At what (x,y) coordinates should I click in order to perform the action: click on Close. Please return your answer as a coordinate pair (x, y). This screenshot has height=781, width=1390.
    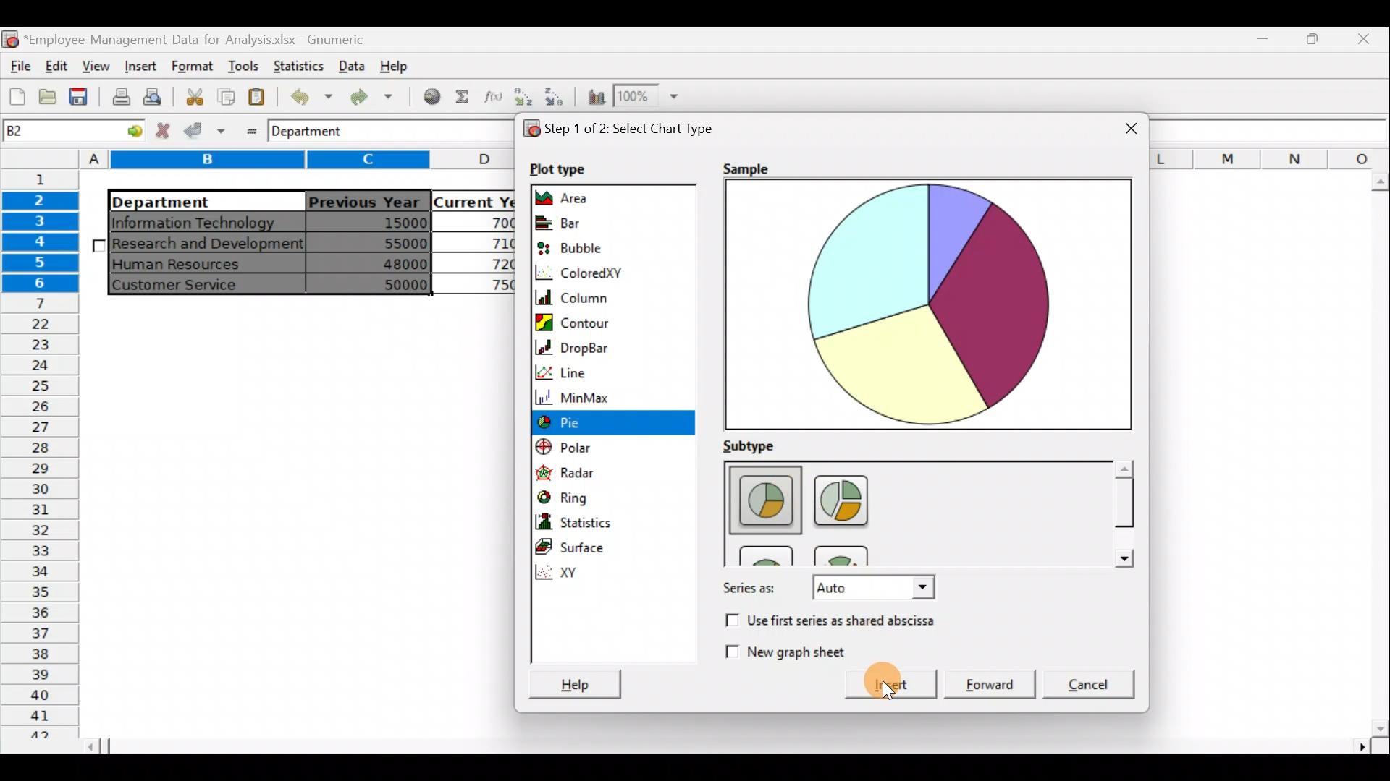
    Looking at the image, I should click on (1120, 124).